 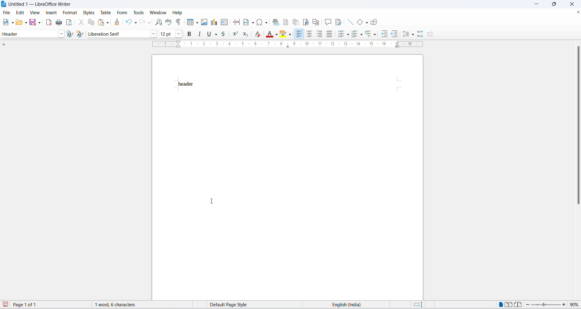 What do you see at coordinates (167, 34) in the screenshot?
I see `font size` at bounding box center [167, 34].